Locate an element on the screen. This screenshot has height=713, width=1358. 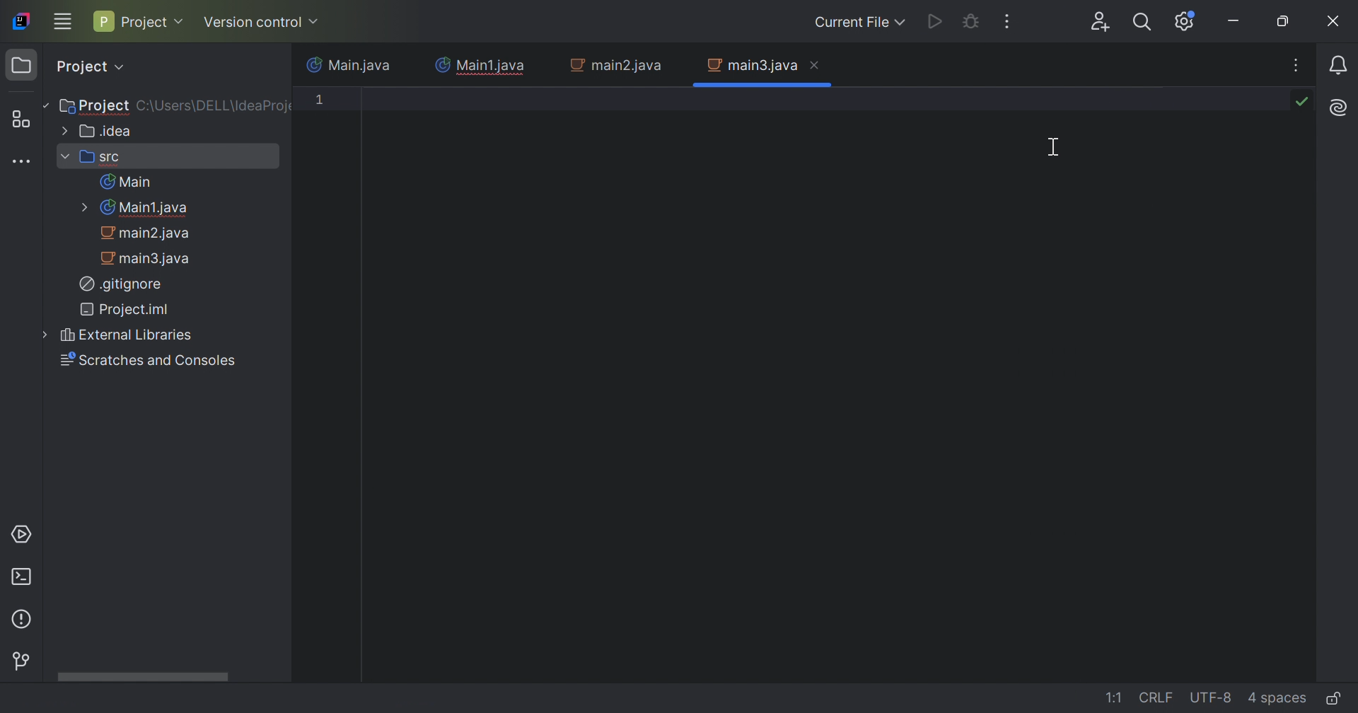
Structure is located at coordinates (19, 119).